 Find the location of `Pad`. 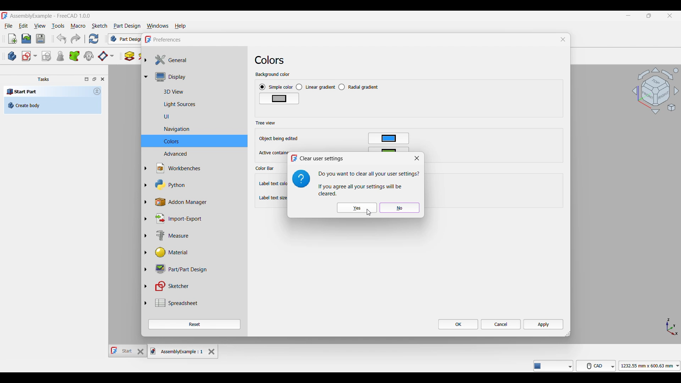

Pad is located at coordinates (129, 56).